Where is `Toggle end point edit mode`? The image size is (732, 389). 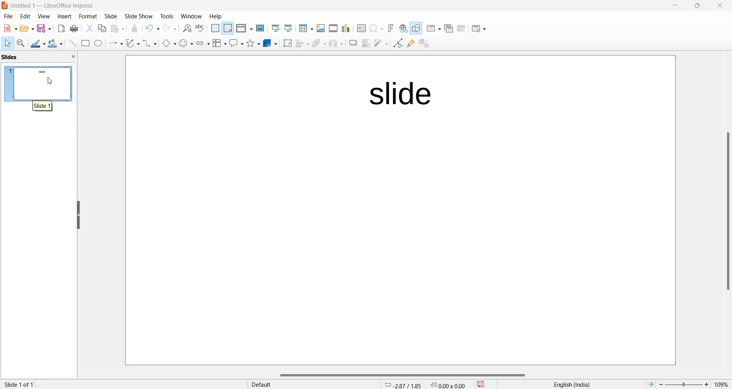 Toggle end point edit mode is located at coordinates (397, 43).